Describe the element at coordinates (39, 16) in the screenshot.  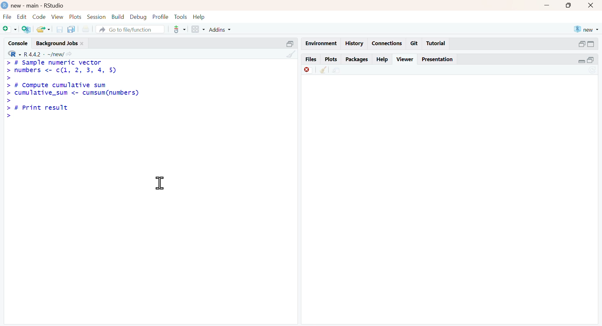
I see `code` at that location.